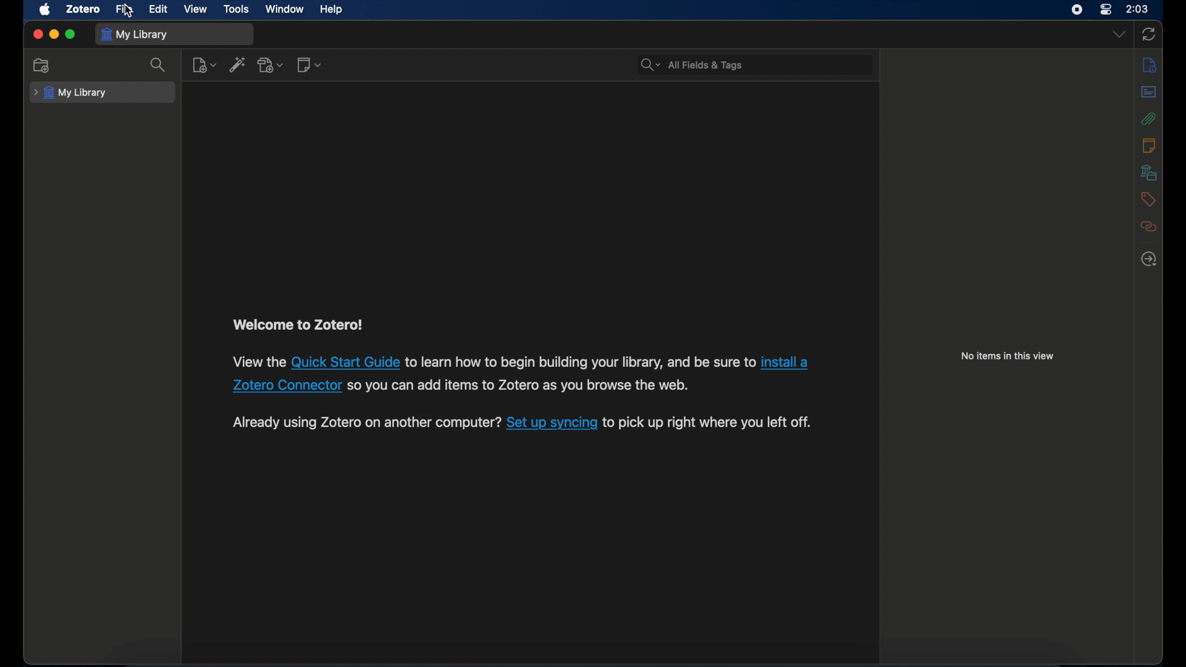  I want to click on notes, so click(1148, 145).